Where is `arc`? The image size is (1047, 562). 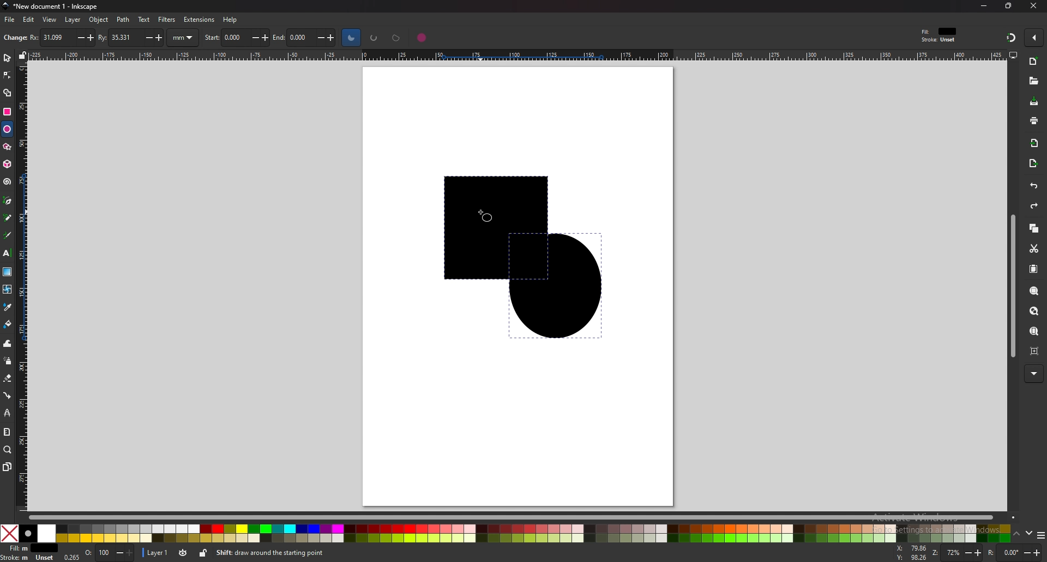 arc is located at coordinates (374, 38).